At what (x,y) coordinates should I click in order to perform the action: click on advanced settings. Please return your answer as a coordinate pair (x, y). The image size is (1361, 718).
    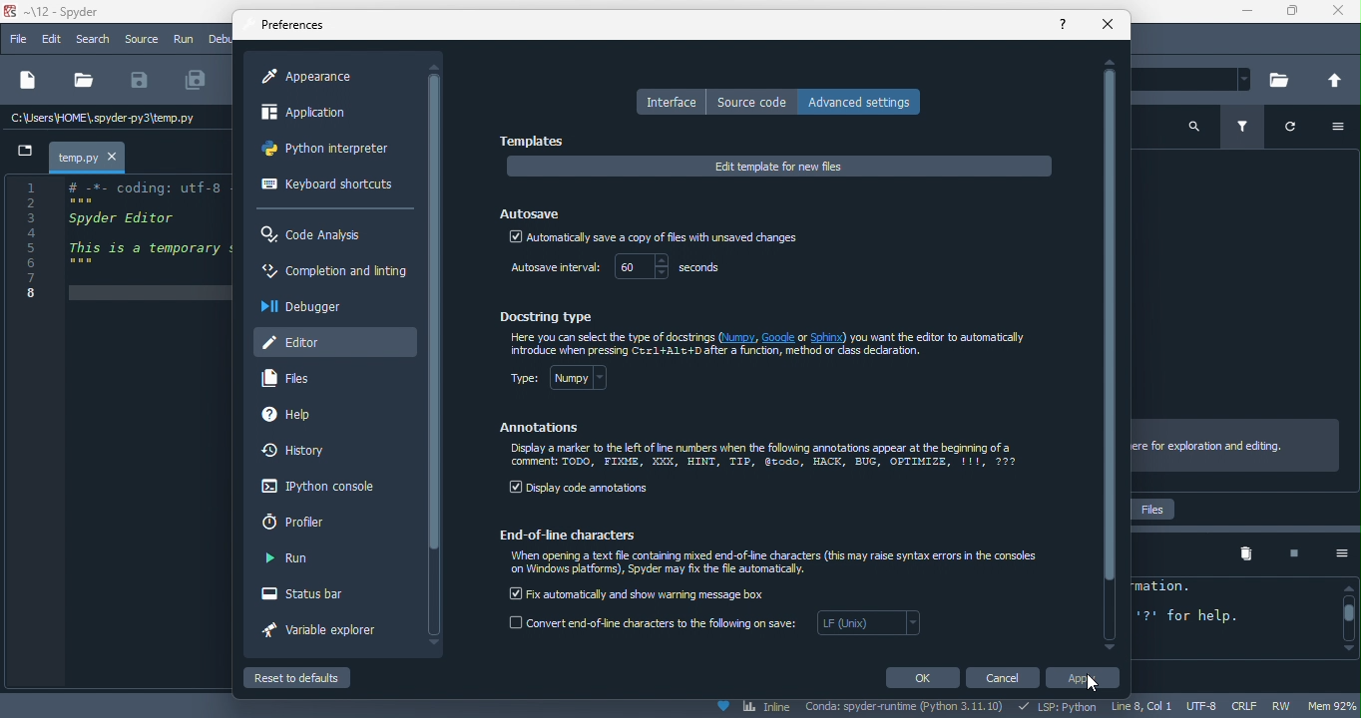
    Looking at the image, I should click on (865, 101).